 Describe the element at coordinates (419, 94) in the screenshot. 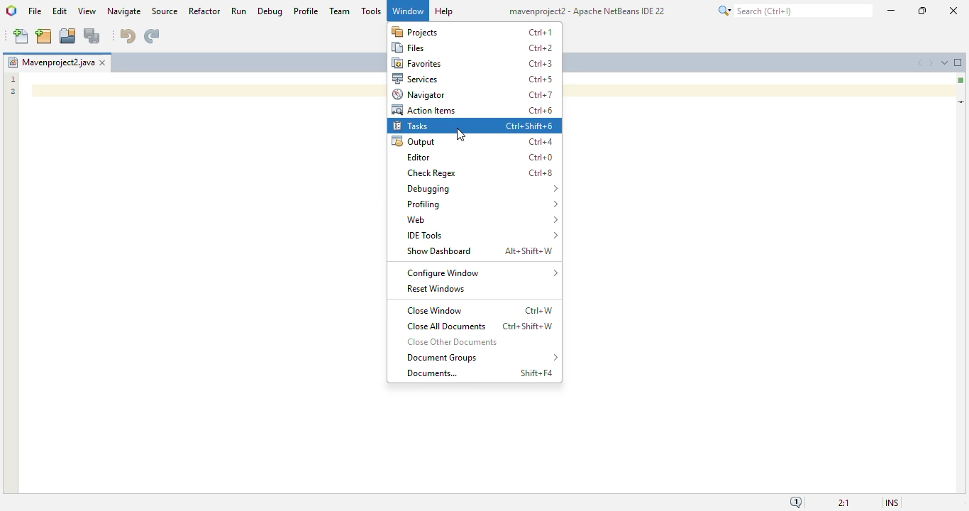

I see `navigator` at that location.